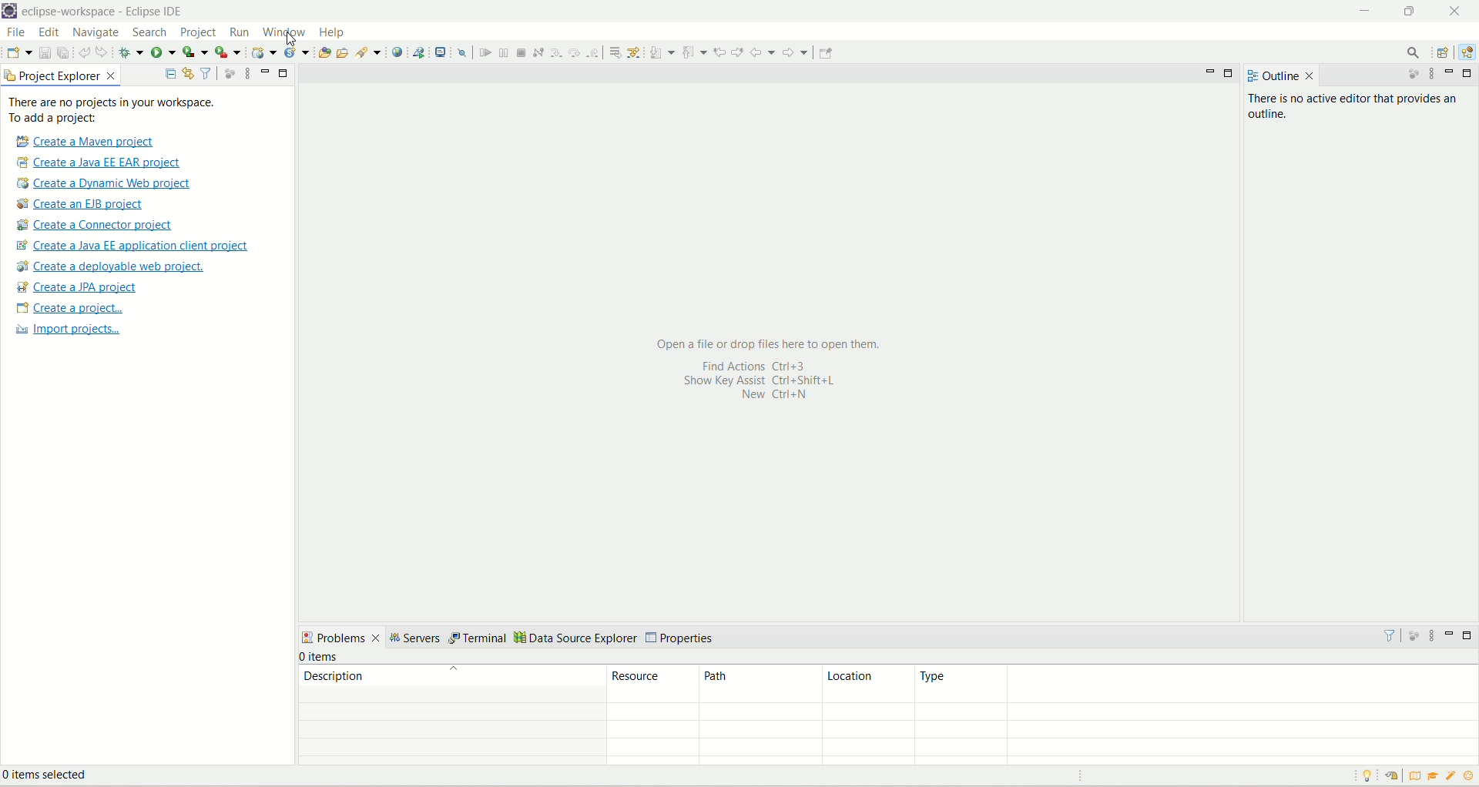 The width and height of the screenshot is (1479, 787). Describe the element at coordinates (15, 32) in the screenshot. I see `file` at that location.